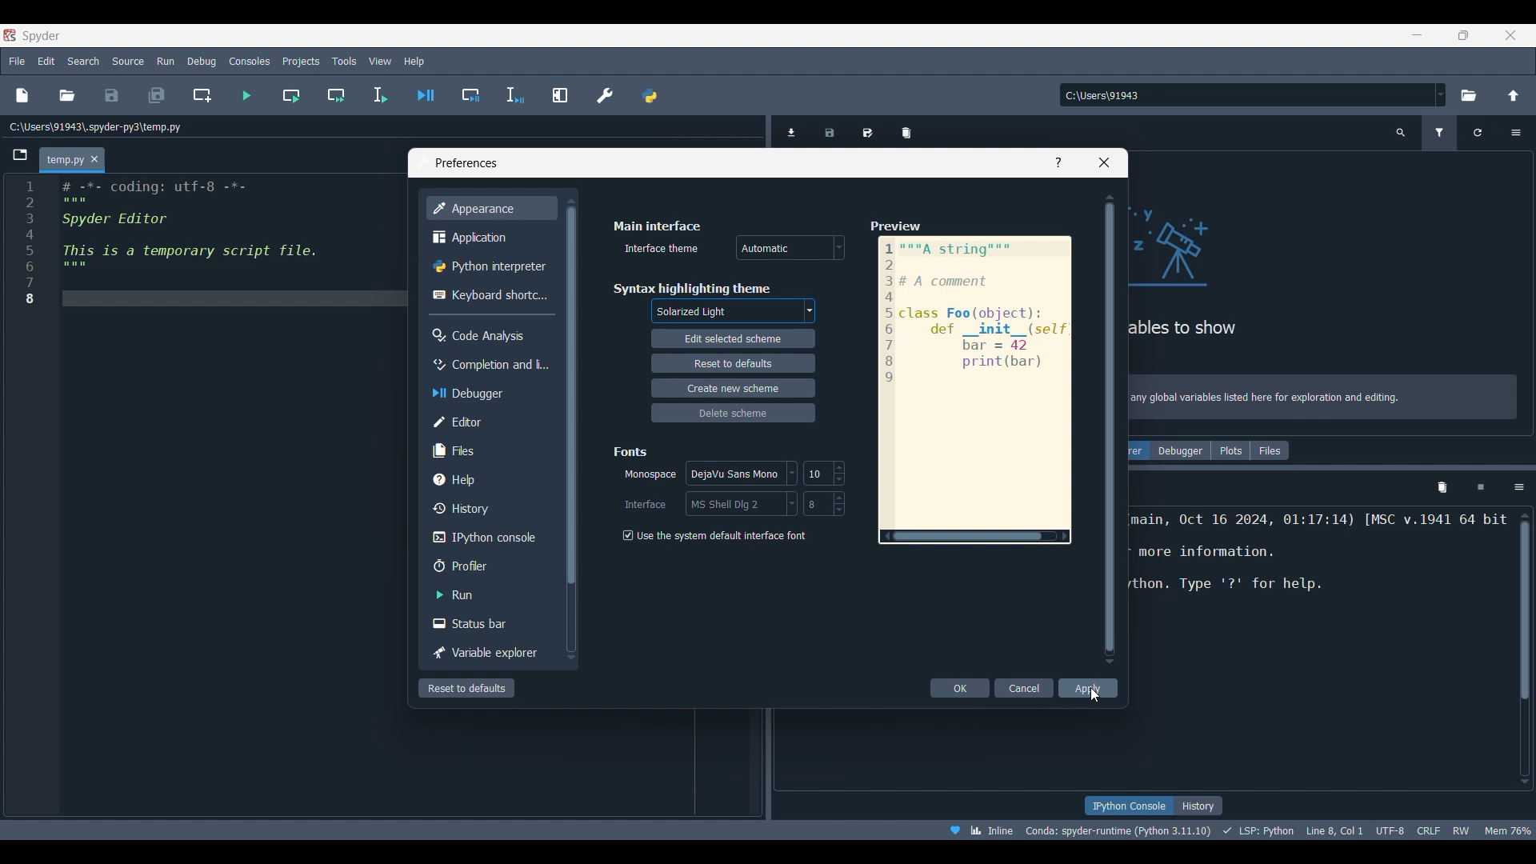 The height and width of the screenshot is (864, 1536). I want to click on Browse a working directory, so click(1469, 95).